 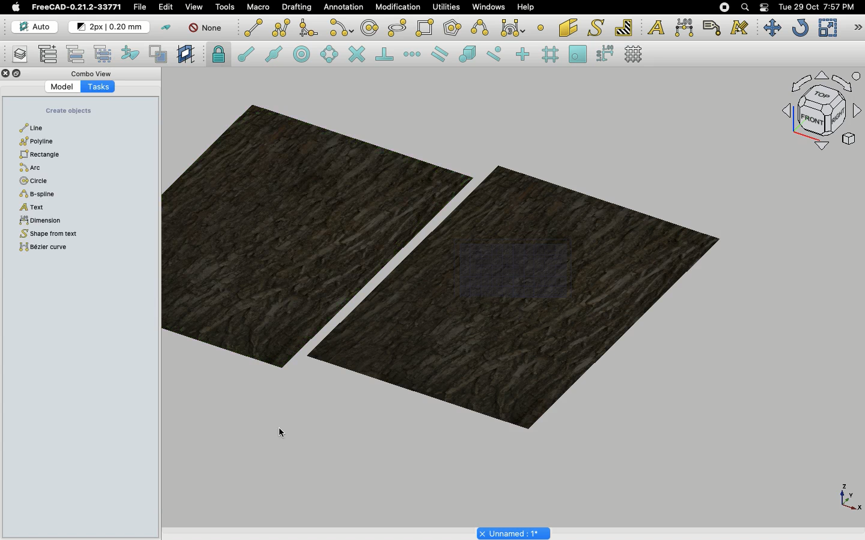 What do you see at coordinates (36, 141) in the screenshot?
I see `Polygon` at bounding box center [36, 141].